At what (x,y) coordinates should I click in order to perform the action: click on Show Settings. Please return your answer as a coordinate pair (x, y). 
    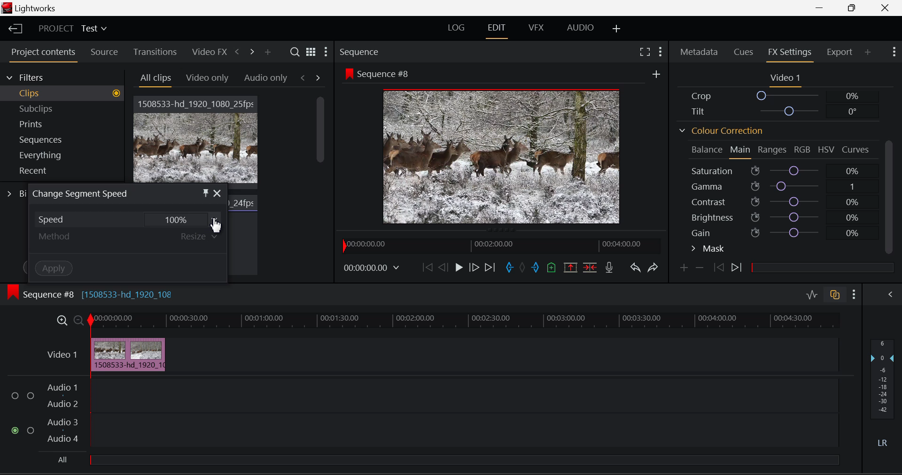
    Looking at the image, I should click on (894, 54).